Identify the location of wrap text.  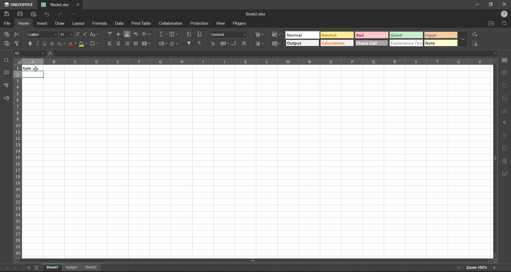
(137, 35).